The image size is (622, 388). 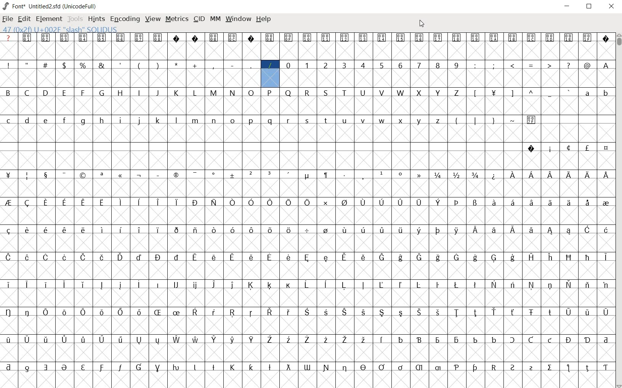 I want to click on glyph, so click(x=102, y=339).